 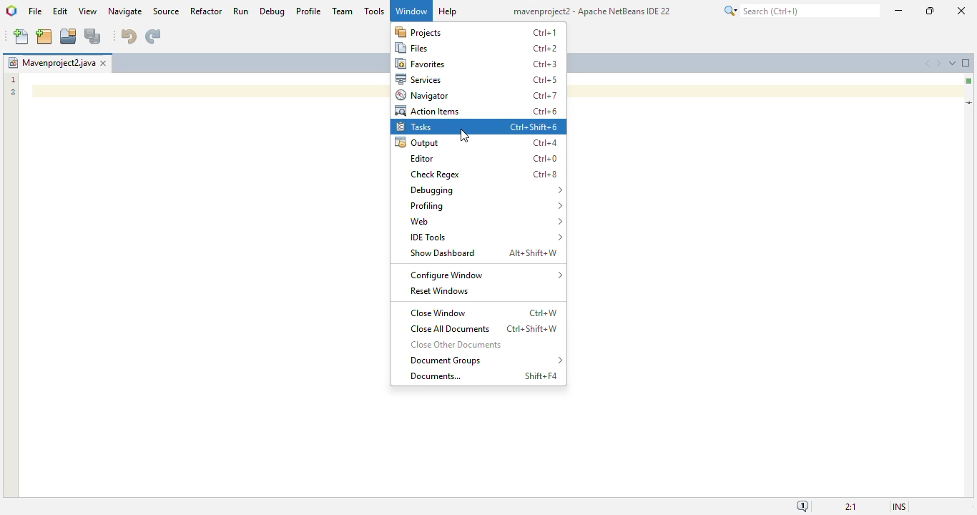 What do you see at coordinates (23, 36) in the screenshot?
I see `new file` at bounding box center [23, 36].